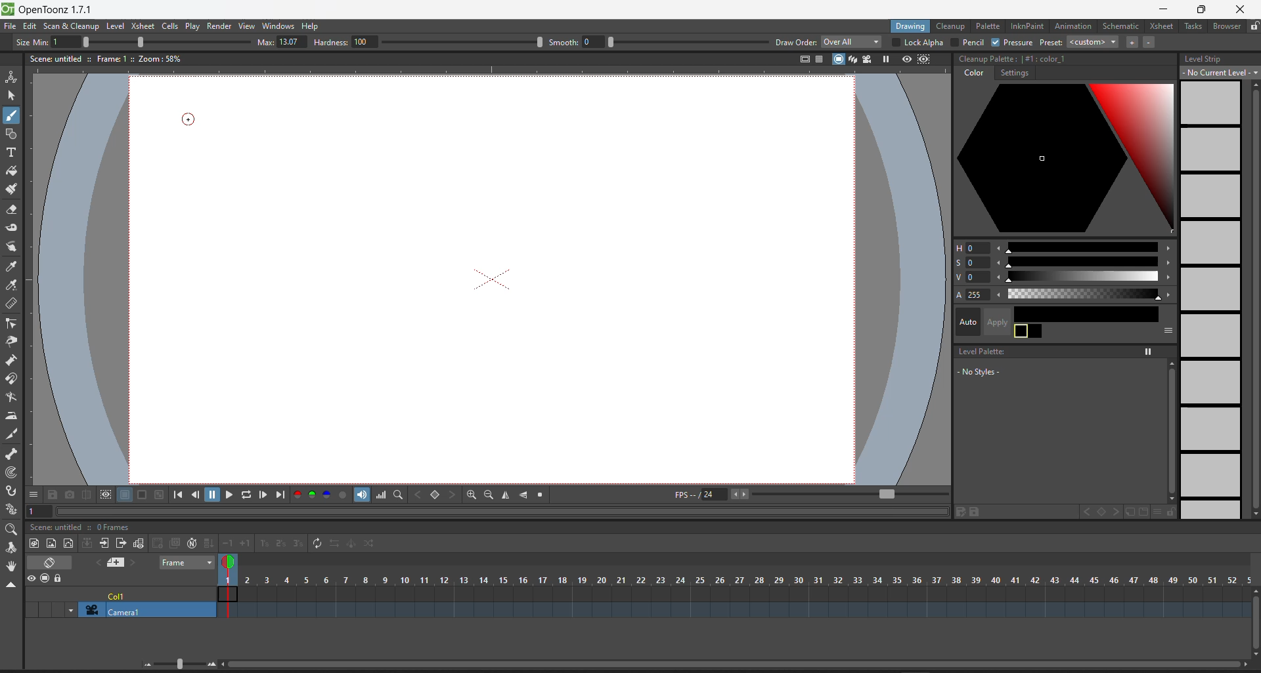  Describe the element at coordinates (351, 543) in the screenshot. I see `swing` at that location.